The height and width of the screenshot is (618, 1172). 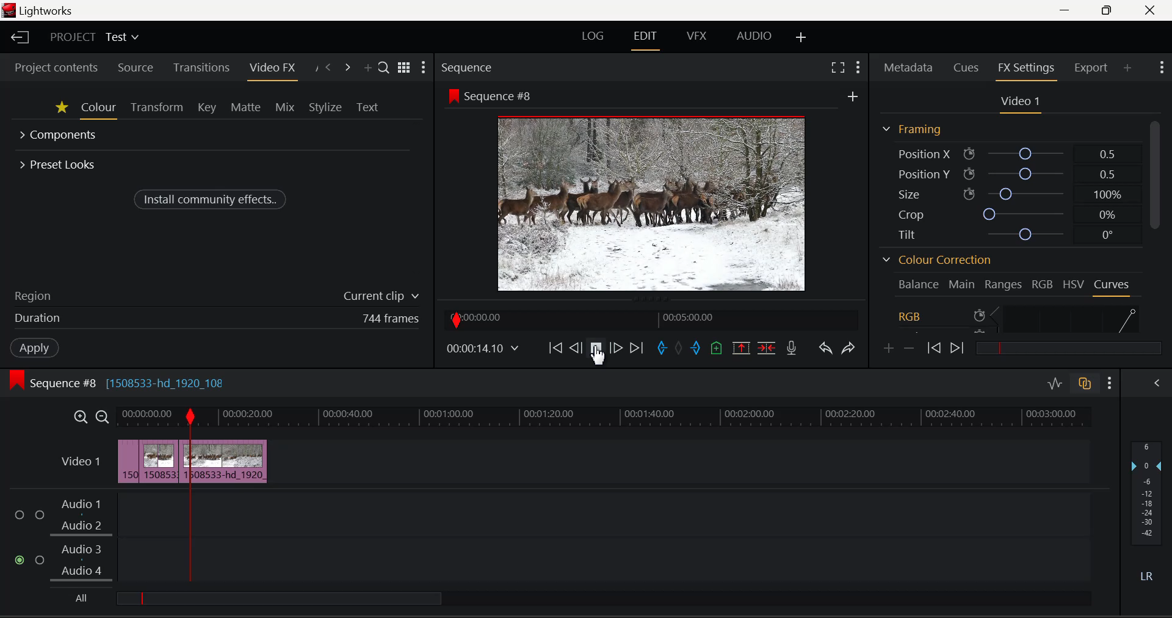 What do you see at coordinates (1005, 213) in the screenshot?
I see `Crop` at bounding box center [1005, 213].